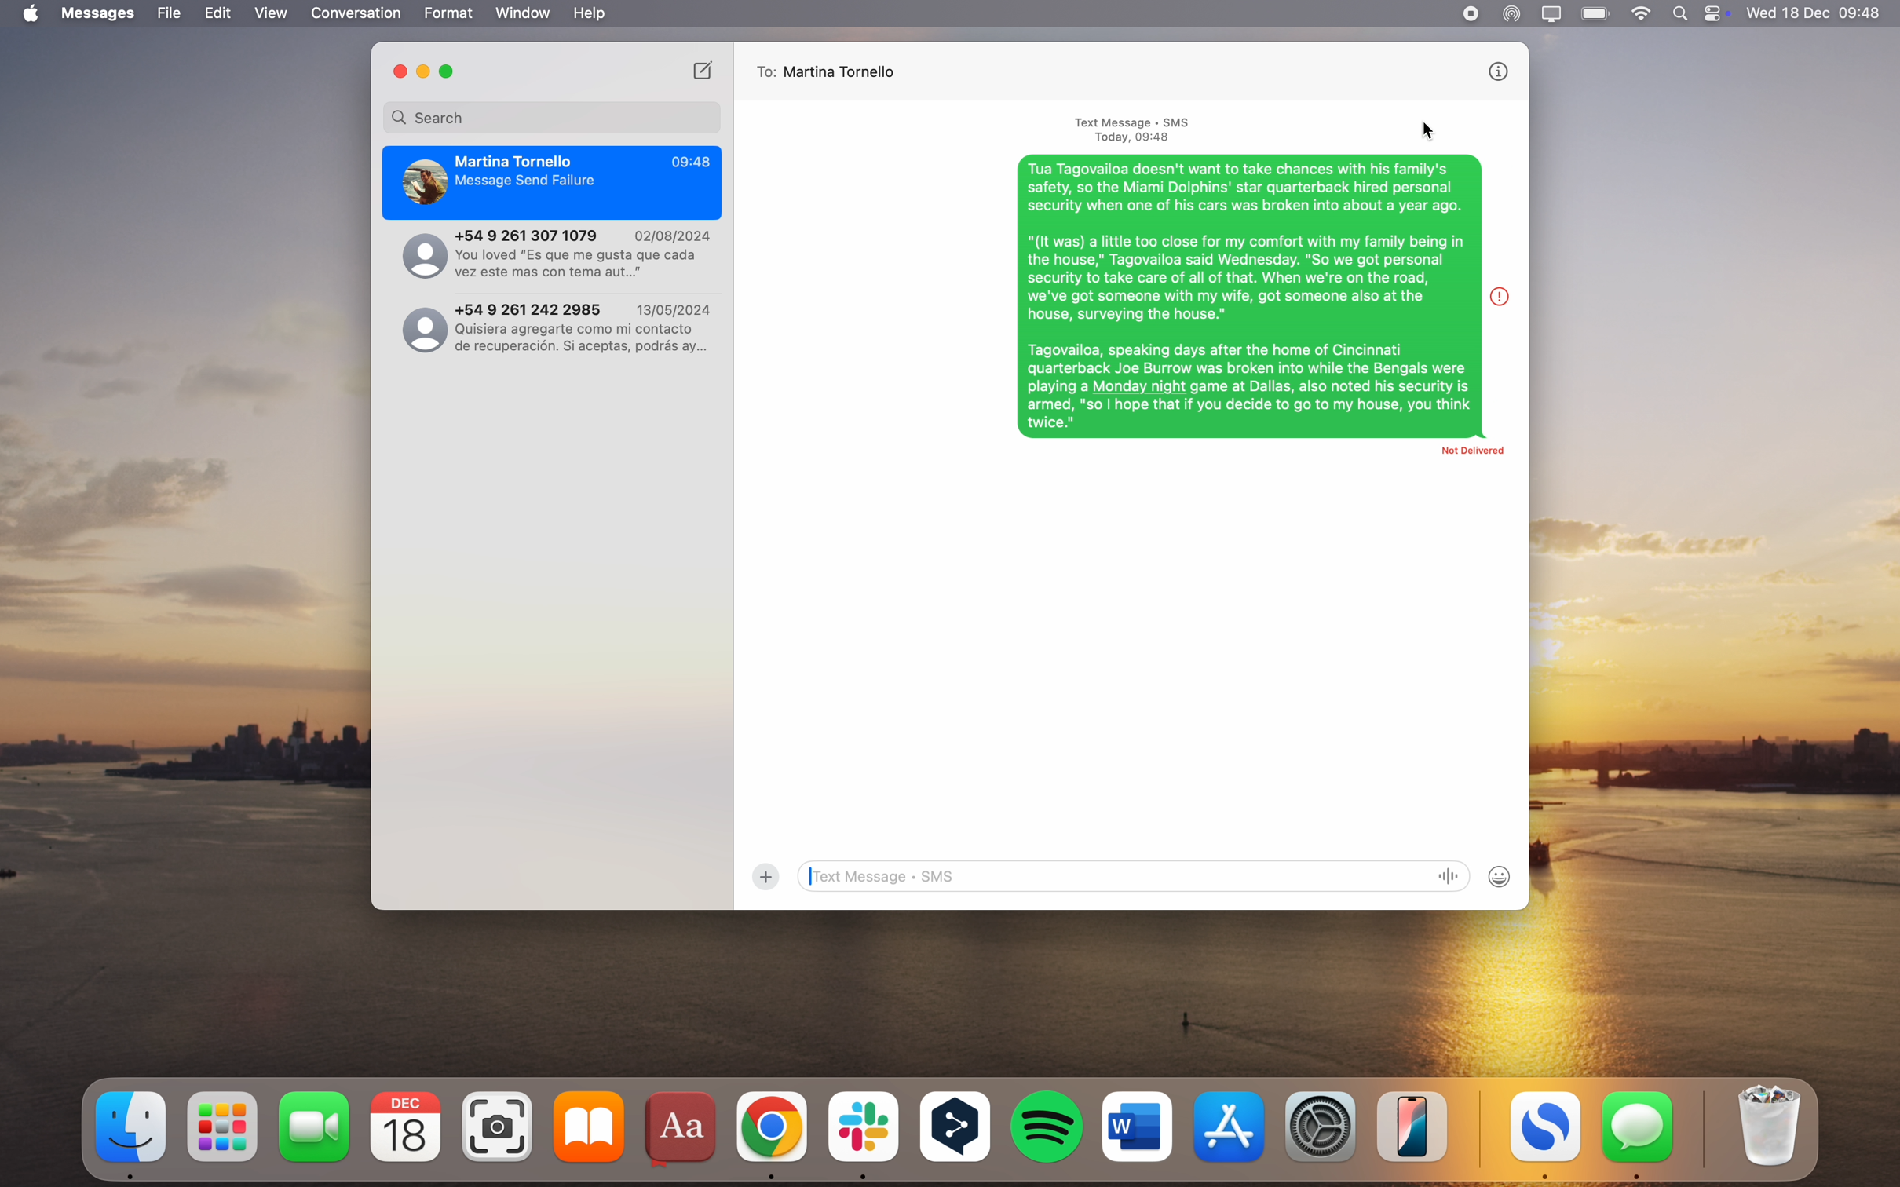 The height and width of the screenshot is (1187, 1900). What do you see at coordinates (1138, 1126) in the screenshot?
I see `Word` at bounding box center [1138, 1126].